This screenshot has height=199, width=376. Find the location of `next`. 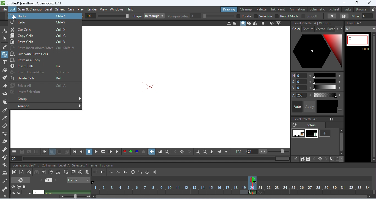

next is located at coordinates (343, 29).